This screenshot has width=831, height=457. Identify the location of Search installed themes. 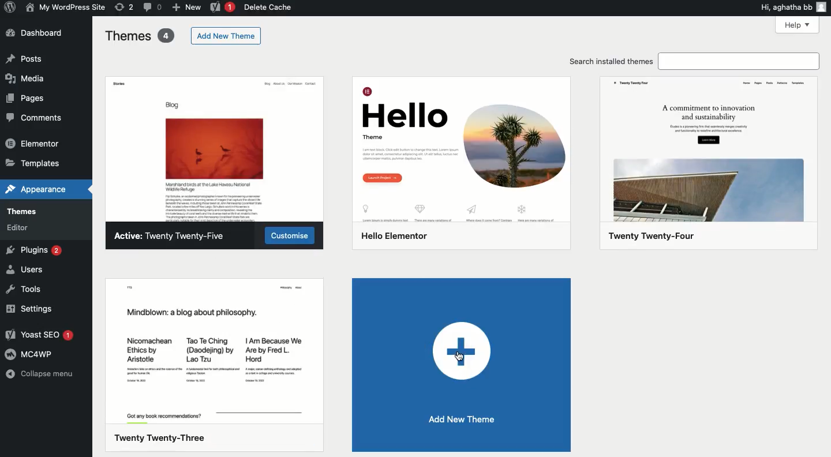
(694, 62).